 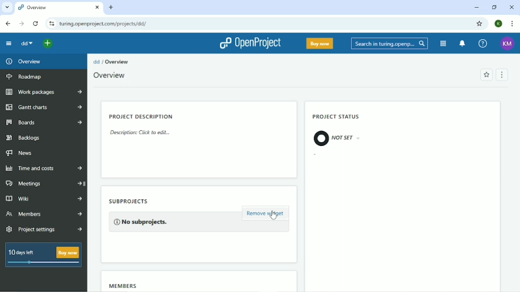 What do you see at coordinates (48, 43) in the screenshot?
I see `Open quick add menu` at bounding box center [48, 43].